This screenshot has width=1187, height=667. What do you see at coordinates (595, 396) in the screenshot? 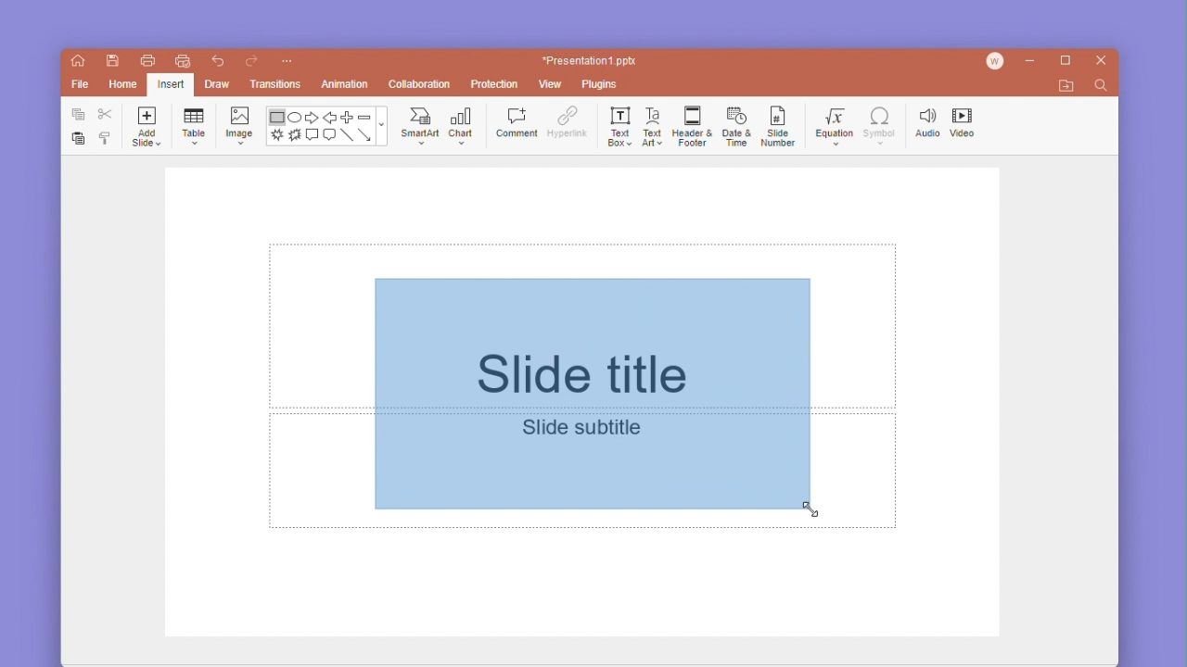
I see `highlighted` at bounding box center [595, 396].